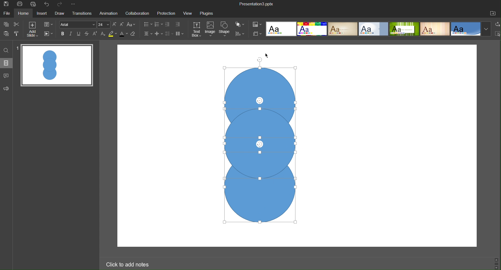 This screenshot has width=501, height=270. I want to click on Scroll down , so click(497, 268).